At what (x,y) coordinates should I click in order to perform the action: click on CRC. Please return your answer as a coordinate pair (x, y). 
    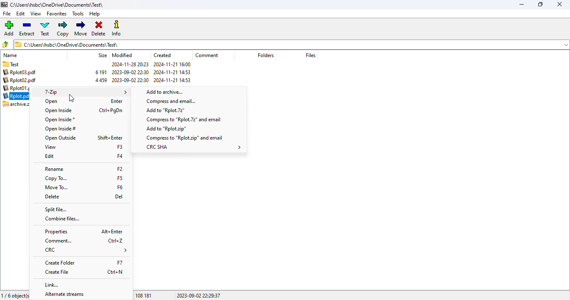
    Looking at the image, I should click on (86, 250).